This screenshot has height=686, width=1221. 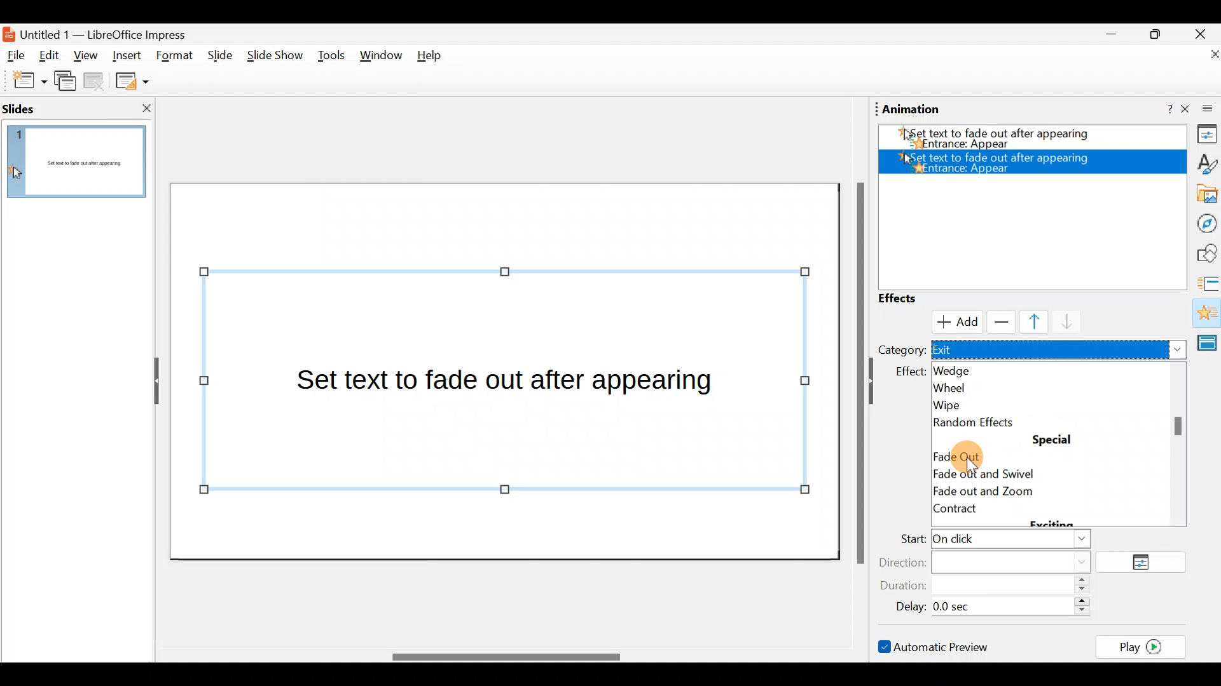 What do you see at coordinates (504, 657) in the screenshot?
I see `Scroll bar` at bounding box center [504, 657].